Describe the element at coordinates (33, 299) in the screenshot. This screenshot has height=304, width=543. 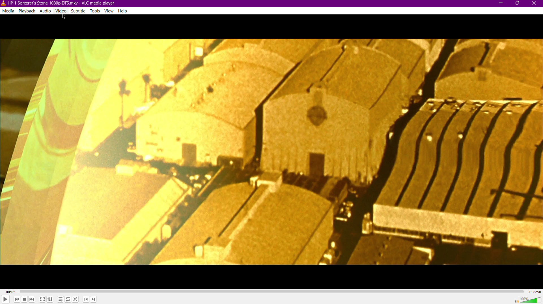
I see `Skip Forward` at that location.